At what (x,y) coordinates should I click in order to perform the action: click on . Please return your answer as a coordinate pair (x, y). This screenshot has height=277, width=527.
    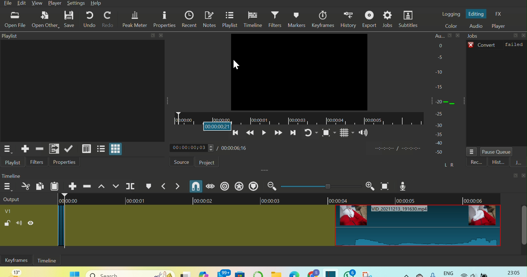
    Looking at the image, I should click on (384, 148).